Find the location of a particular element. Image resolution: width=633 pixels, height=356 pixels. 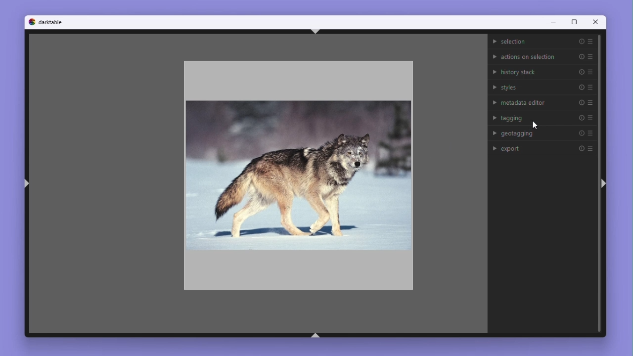

cursor is located at coordinates (537, 125).